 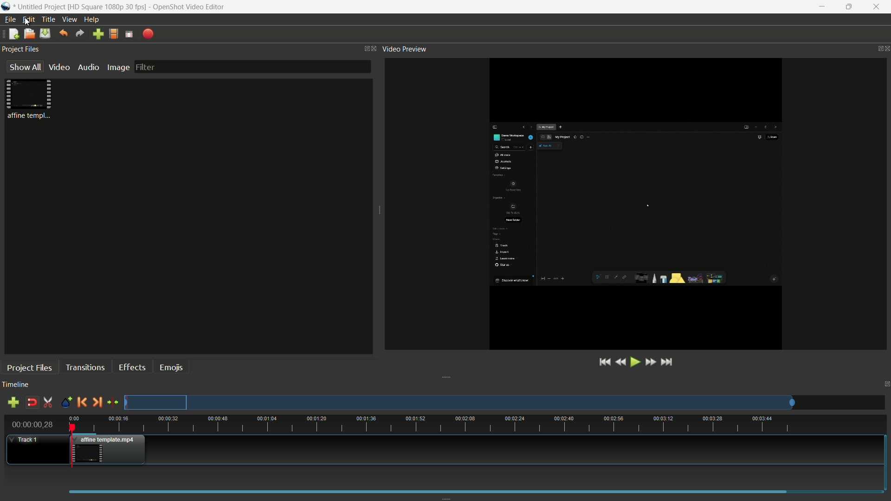 I want to click on video preview, so click(x=633, y=203).